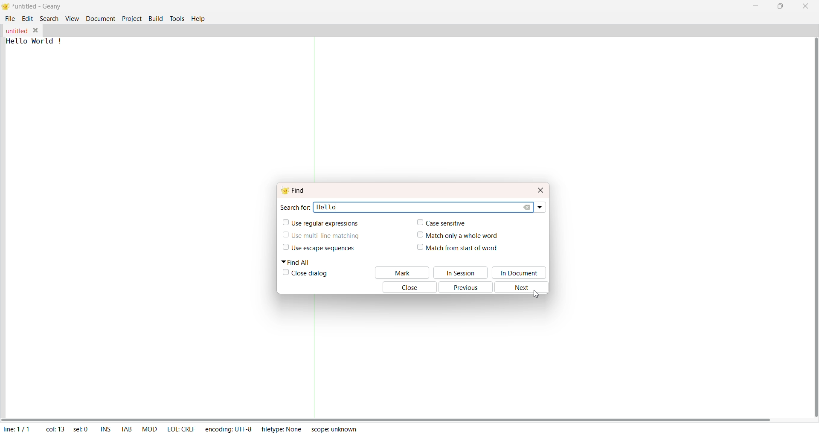 The width and height of the screenshot is (819, 434). What do you see at coordinates (417, 236) in the screenshot?
I see `Check box` at bounding box center [417, 236].